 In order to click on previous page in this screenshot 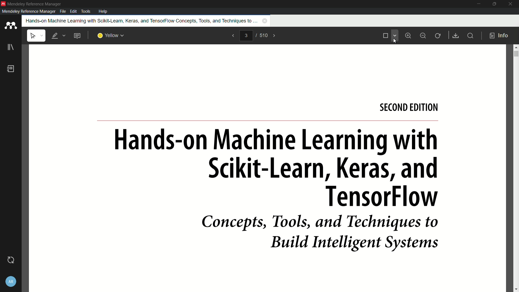, I will do `click(233, 36)`.